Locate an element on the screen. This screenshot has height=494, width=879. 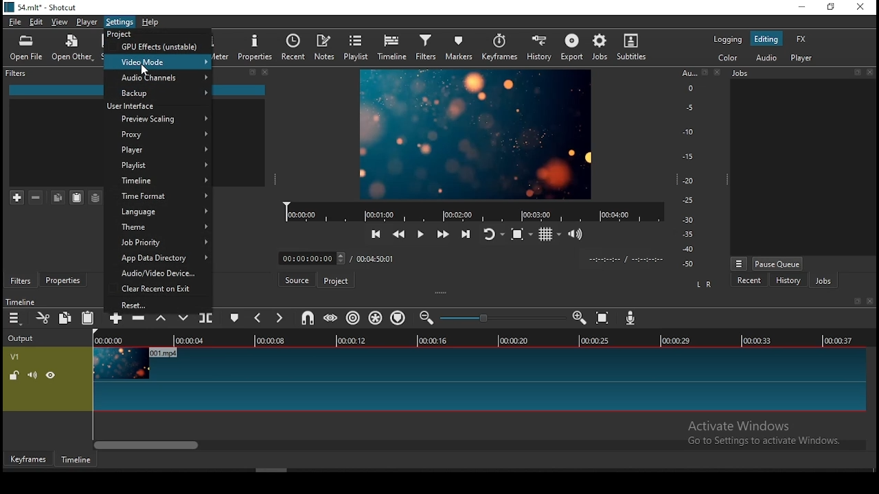
toggle zoo is located at coordinates (521, 233).